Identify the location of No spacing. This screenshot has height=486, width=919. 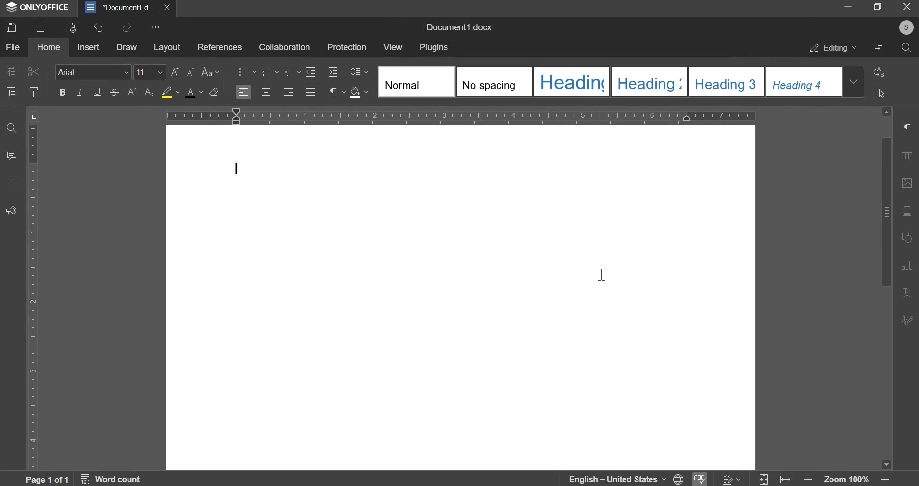
(493, 82).